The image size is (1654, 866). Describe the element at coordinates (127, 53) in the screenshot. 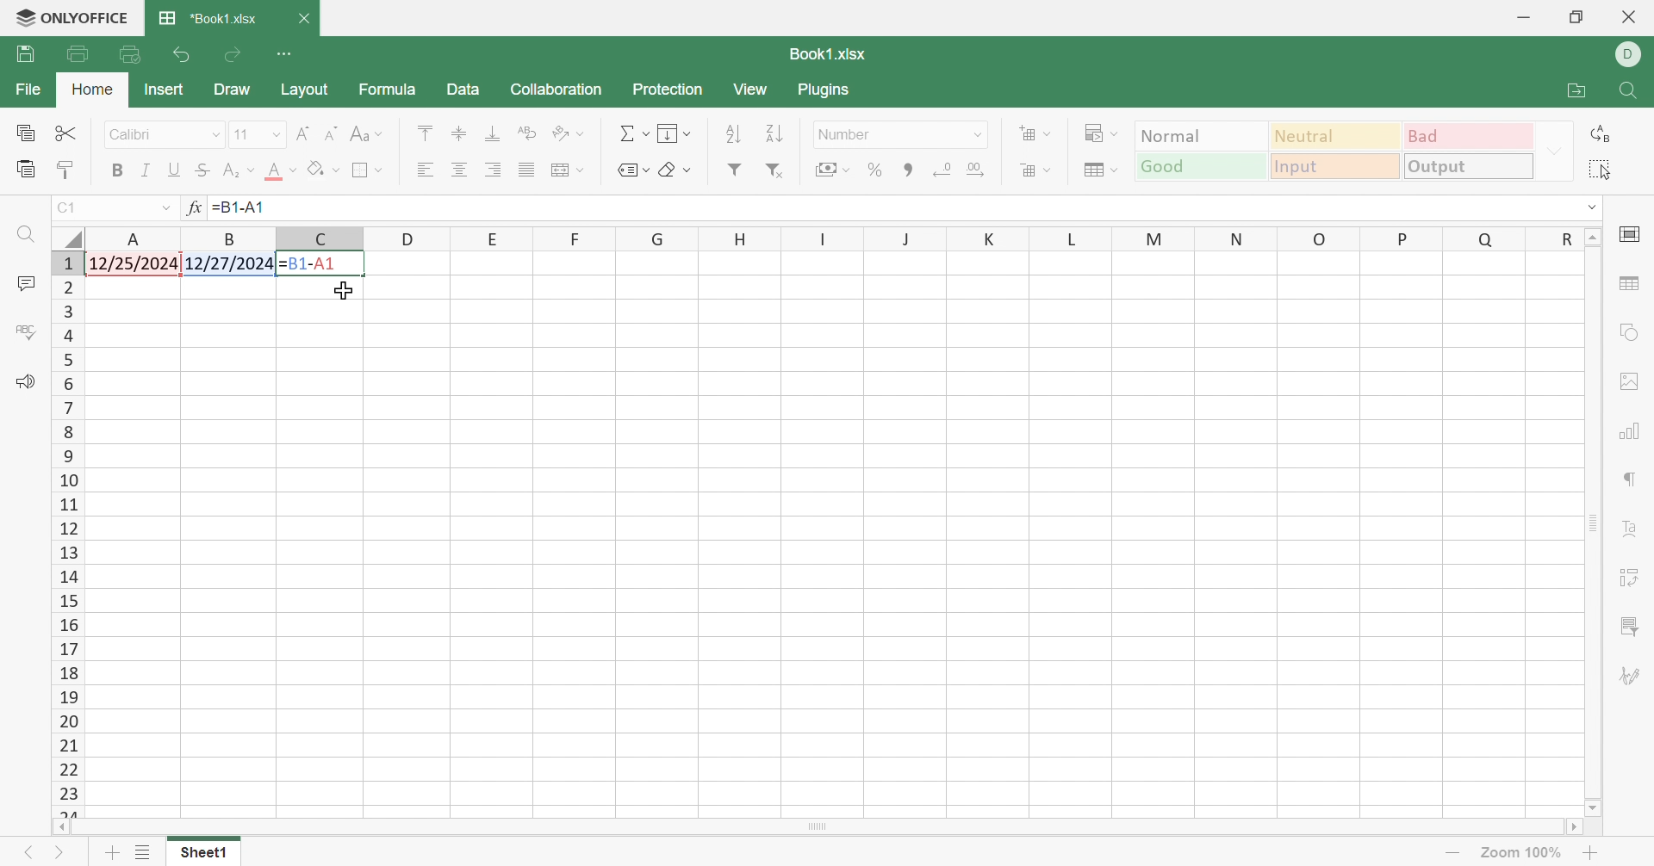

I see `Quick Print` at that location.